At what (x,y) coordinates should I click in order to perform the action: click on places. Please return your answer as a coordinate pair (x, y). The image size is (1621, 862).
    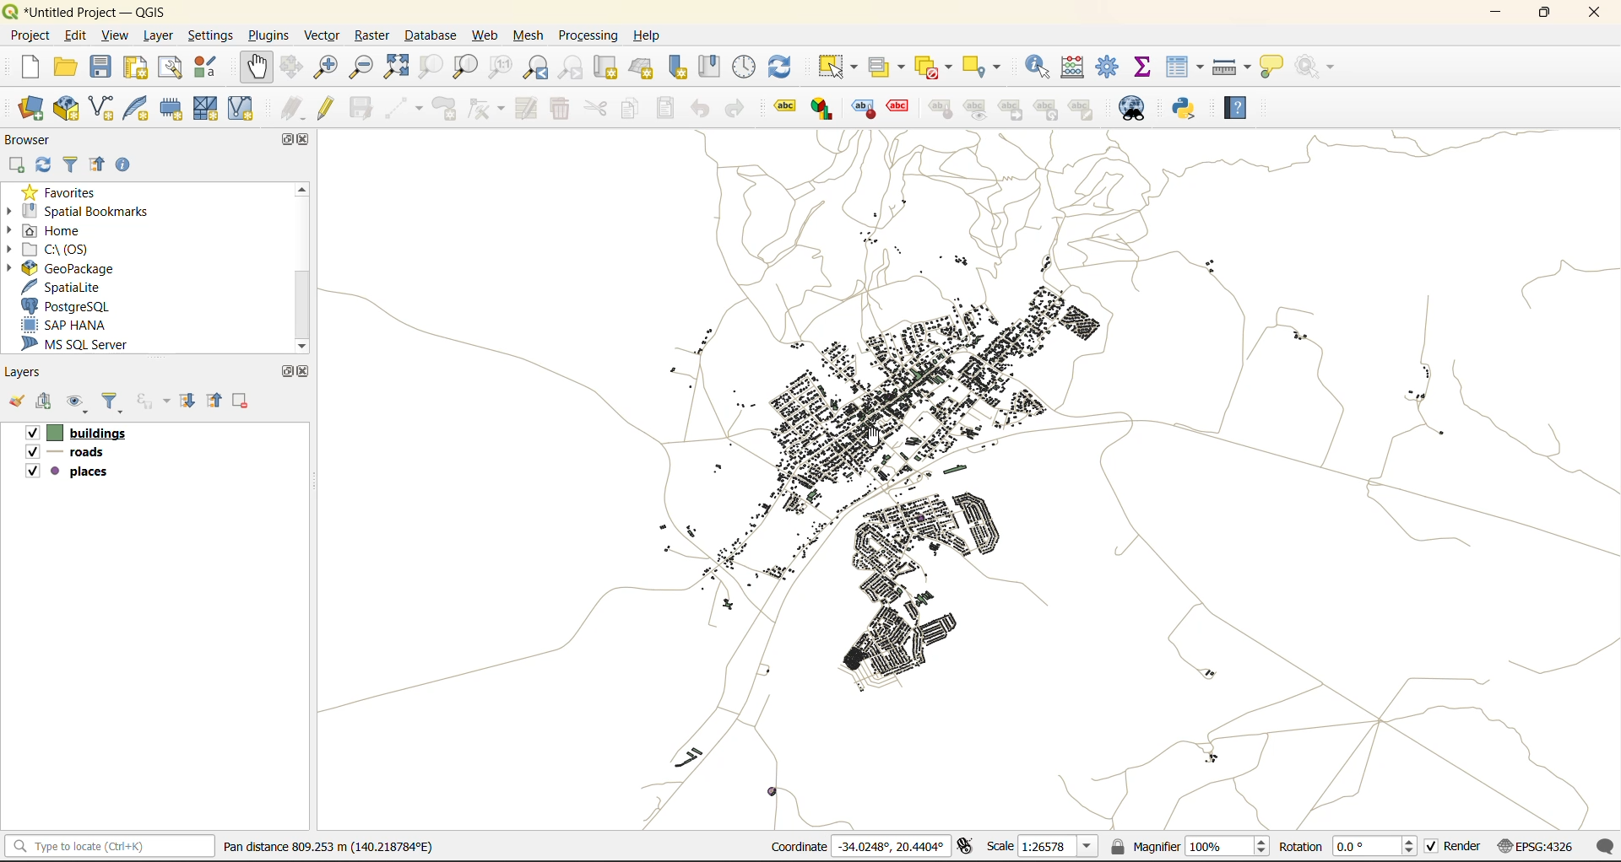
    Looking at the image, I should click on (71, 473).